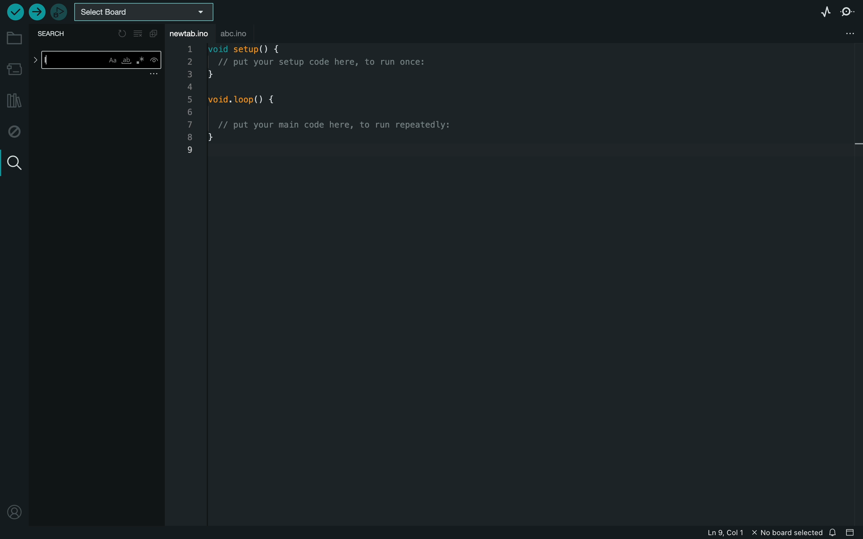  I want to click on notification, so click(833, 533).